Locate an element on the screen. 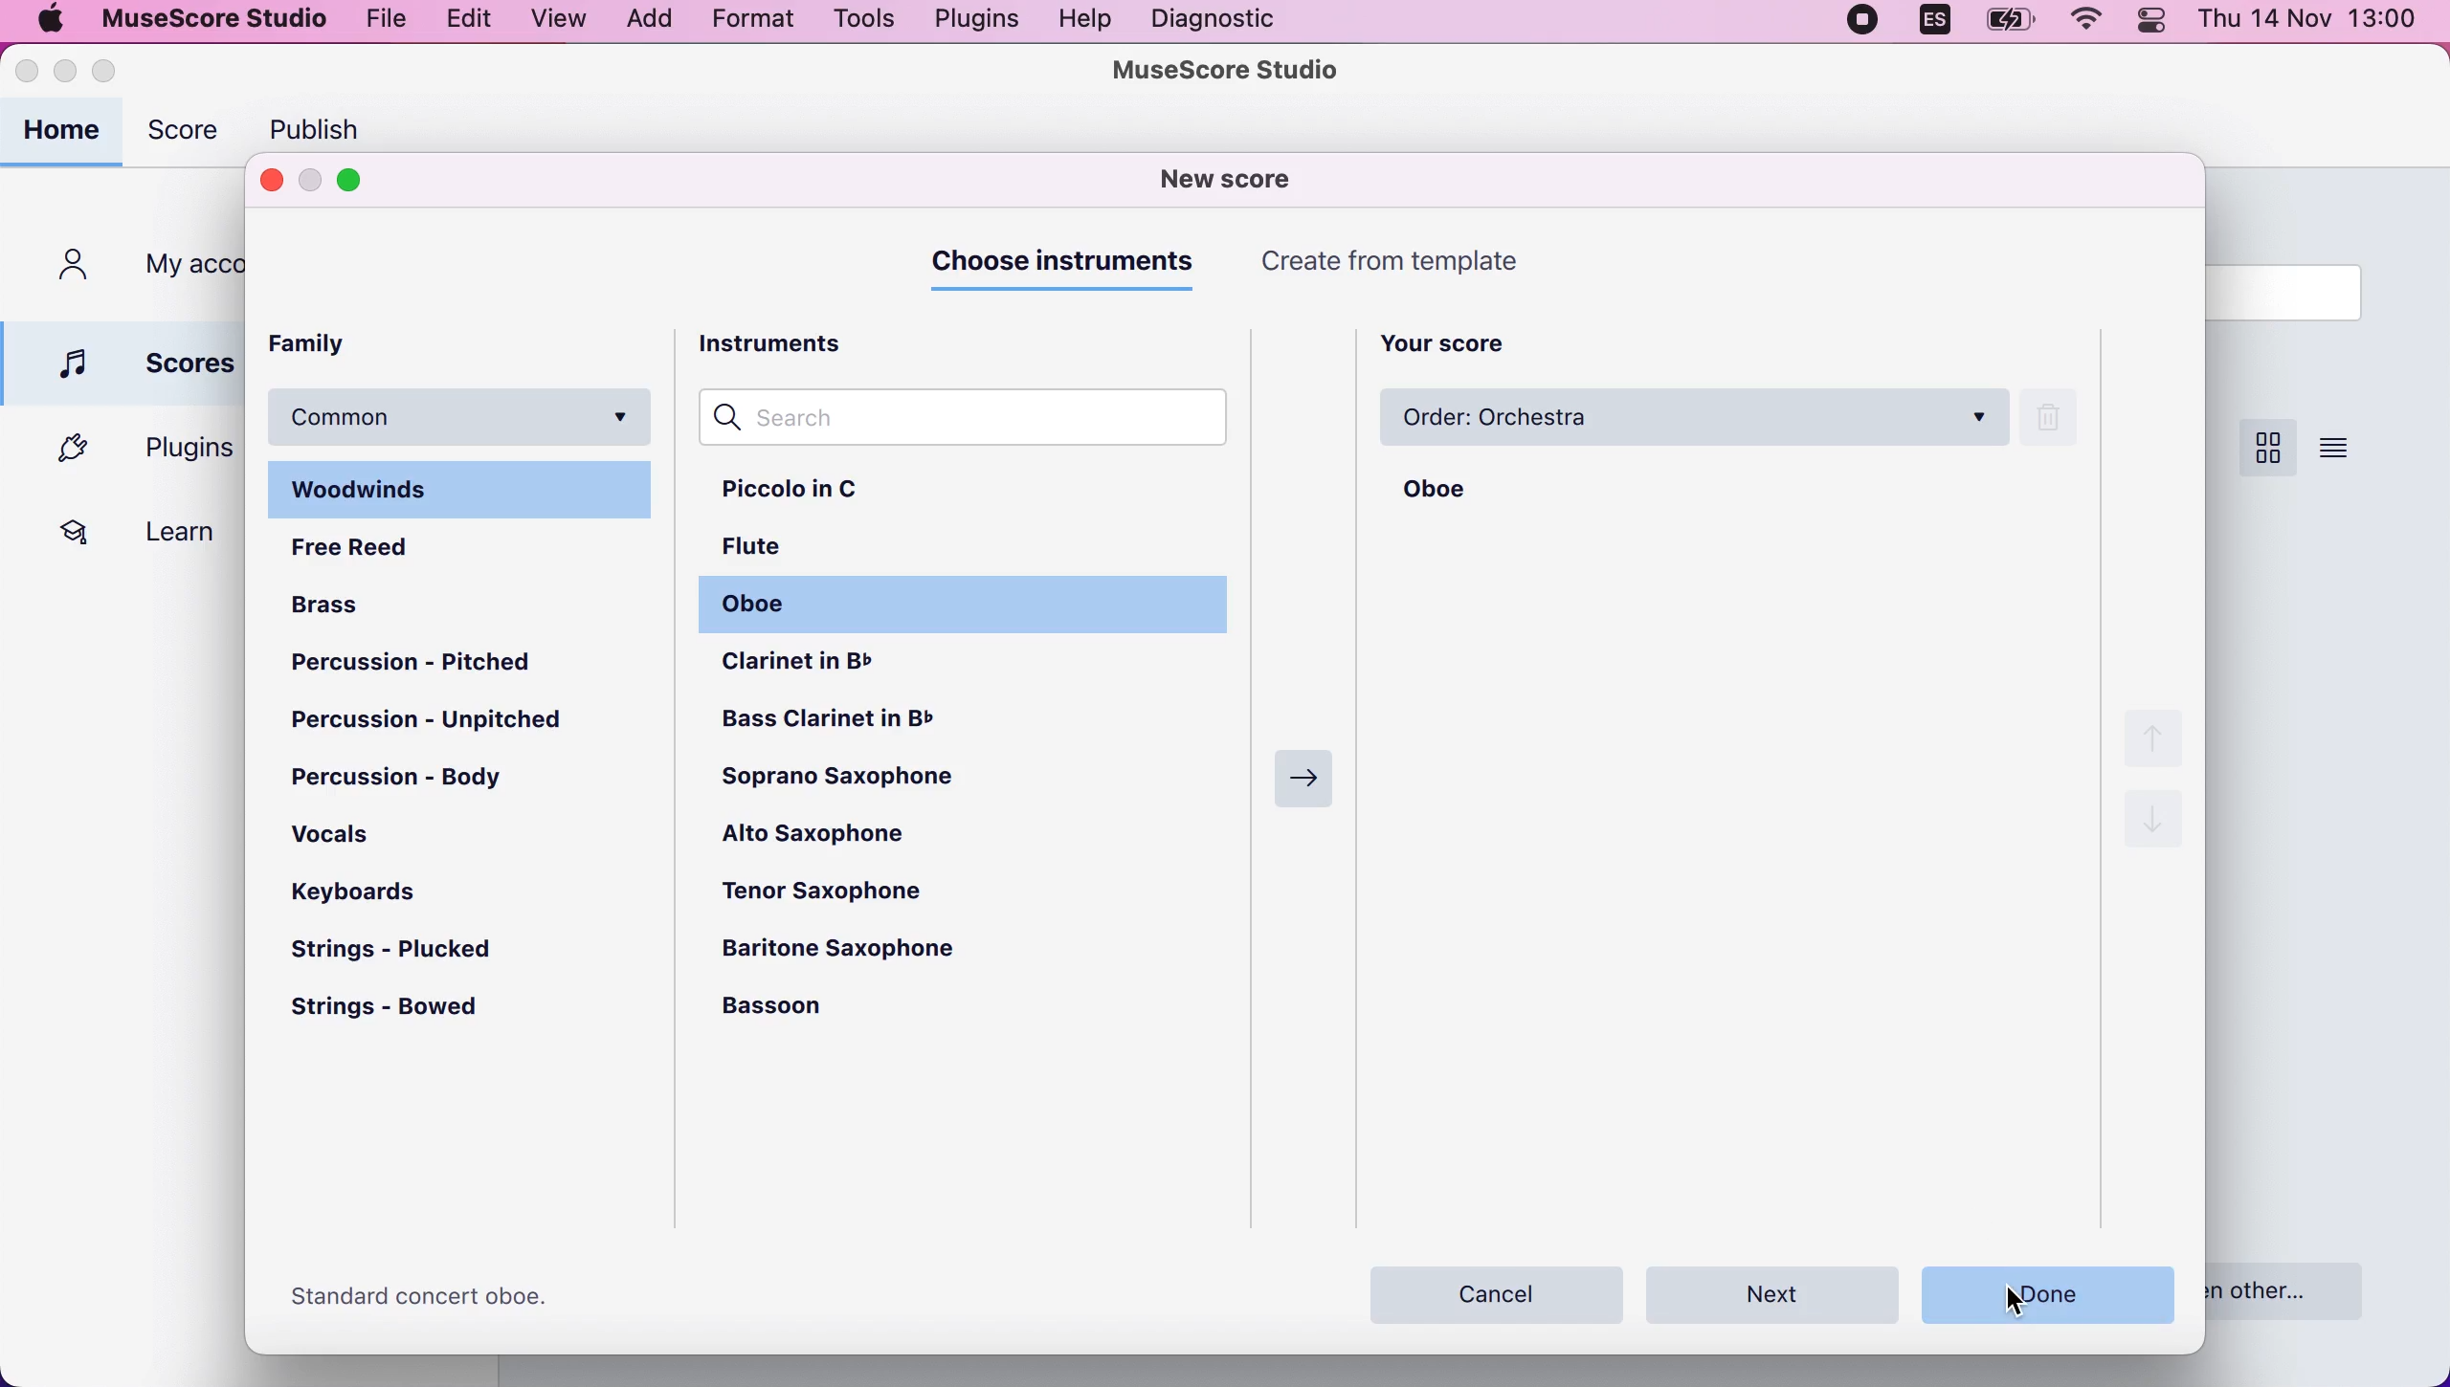  plugins is located at coordinates (972, 22).